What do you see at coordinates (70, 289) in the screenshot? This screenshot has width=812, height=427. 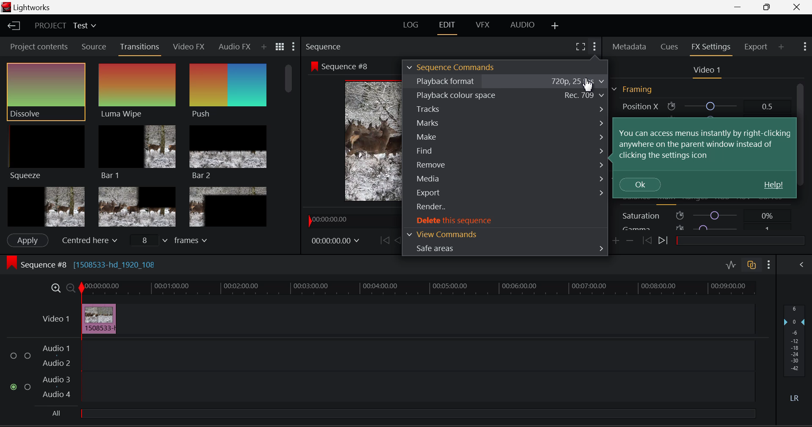 I see `Timeline Zoom Out` at bounding box center [70, 289].